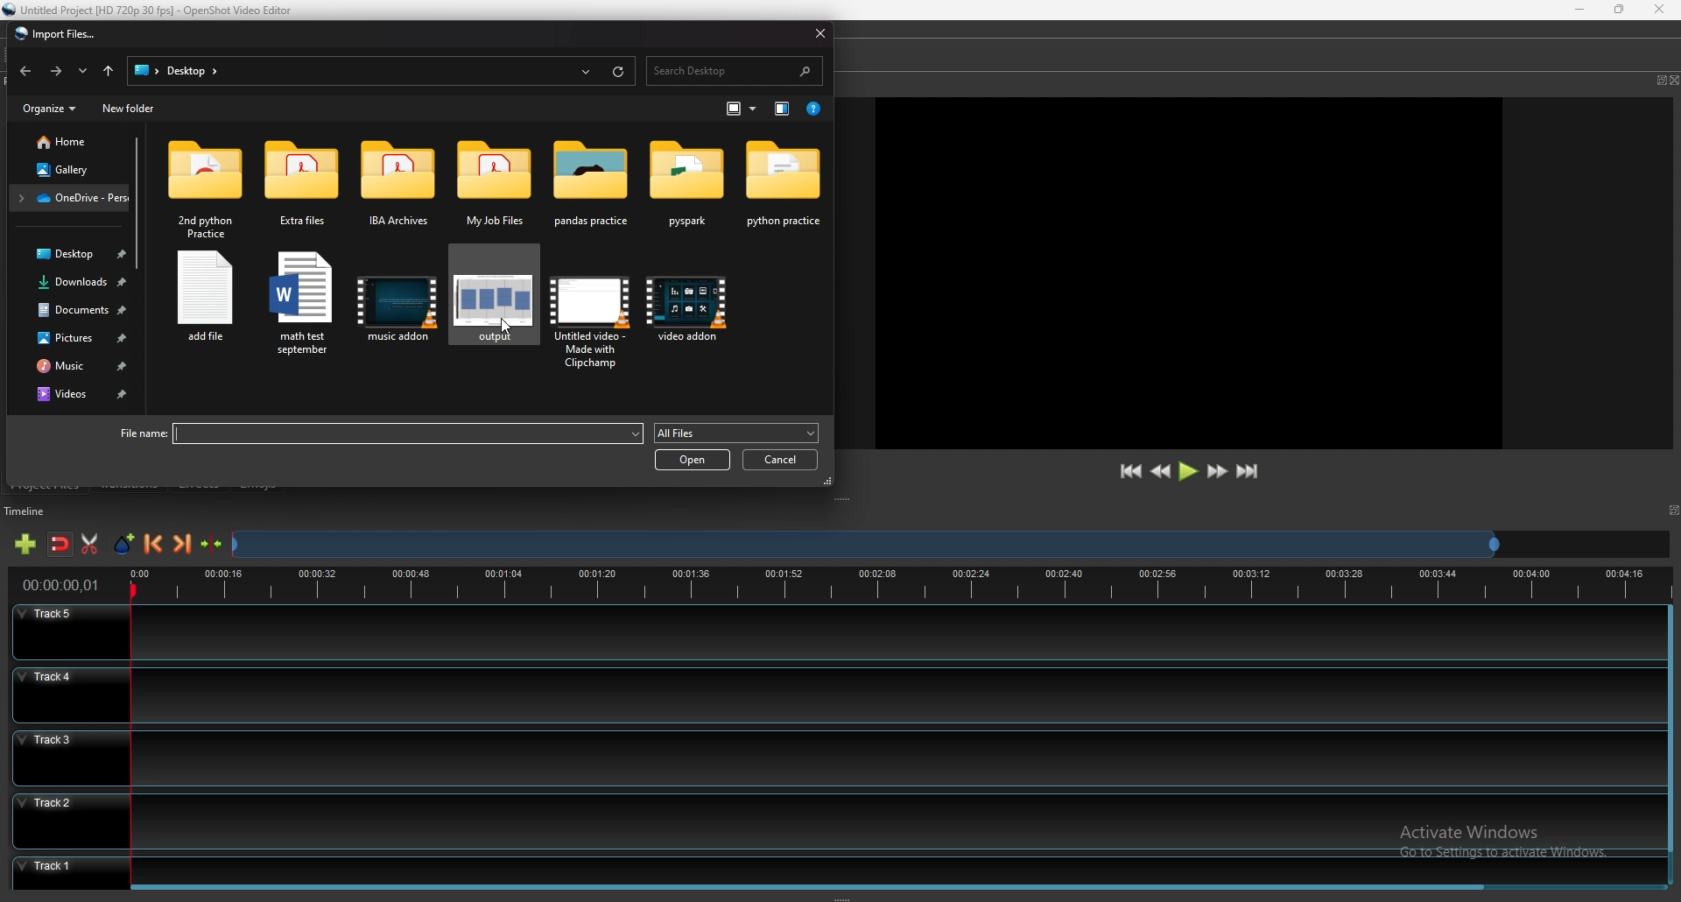  I want to click on pop out, so click(1659, 81).